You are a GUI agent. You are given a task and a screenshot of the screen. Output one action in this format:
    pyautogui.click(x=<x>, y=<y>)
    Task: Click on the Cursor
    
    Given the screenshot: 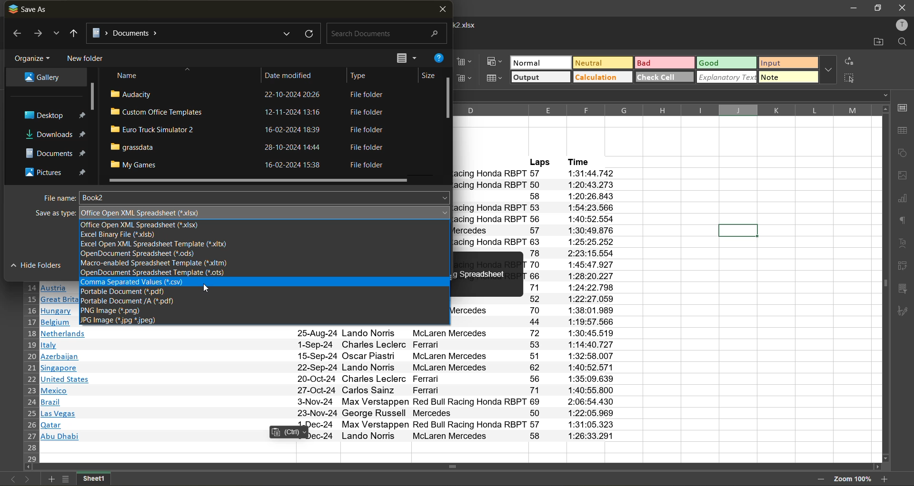 What is the action you would take?
    pyautogui.click(x=208, y=290)
    